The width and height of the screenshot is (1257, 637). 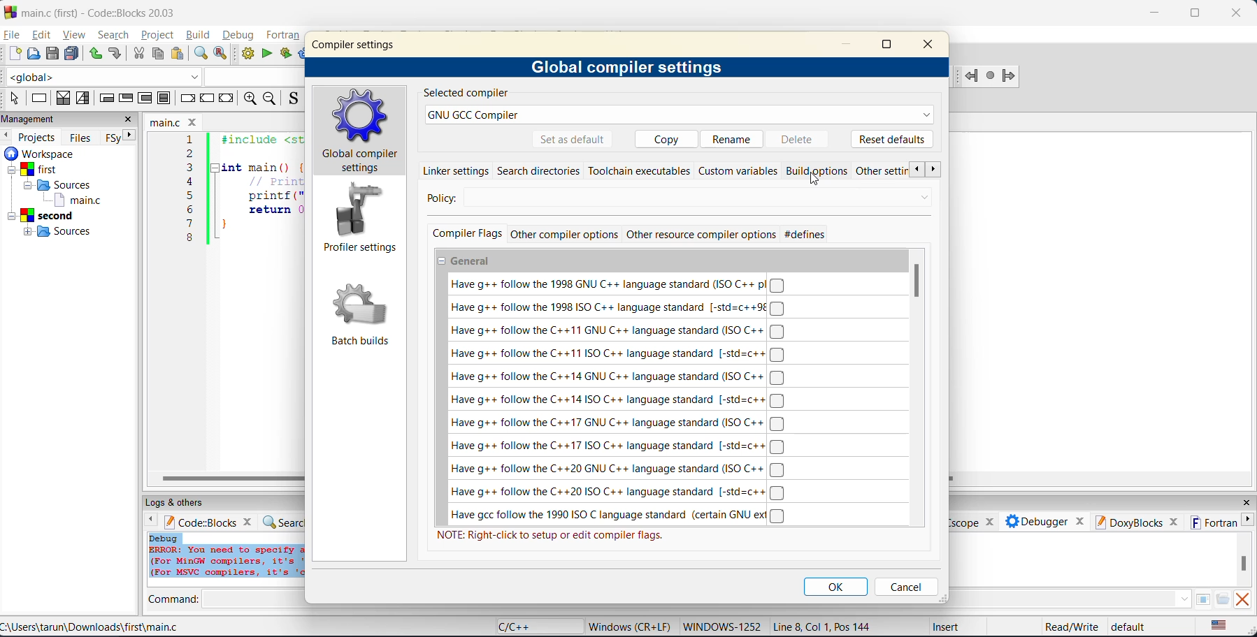 I want to click on project, so click(x=158, y=35).